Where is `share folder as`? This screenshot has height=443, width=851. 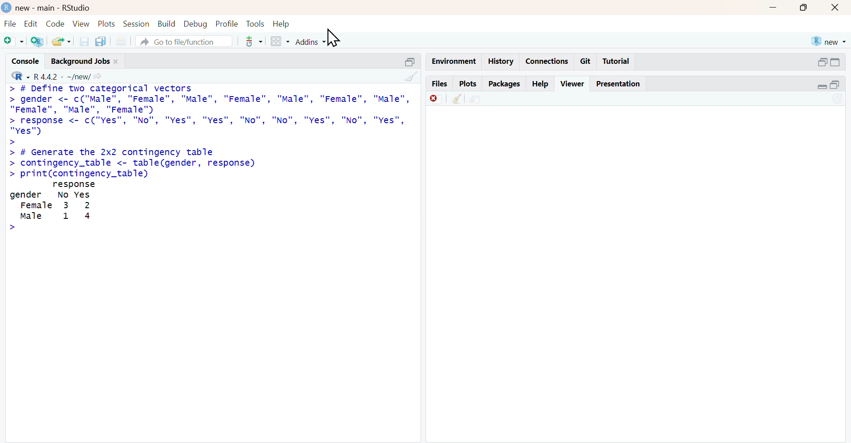
share folder as is located at coordinates (61, 41).